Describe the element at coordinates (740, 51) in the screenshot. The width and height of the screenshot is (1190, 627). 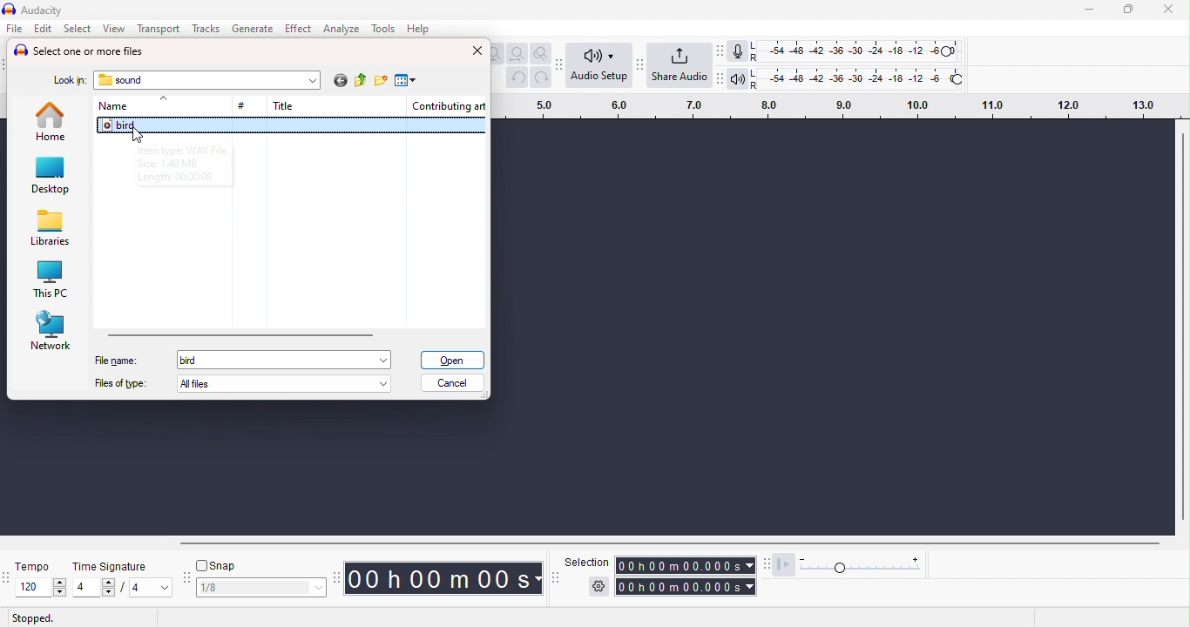
I see `record meter` at that location.